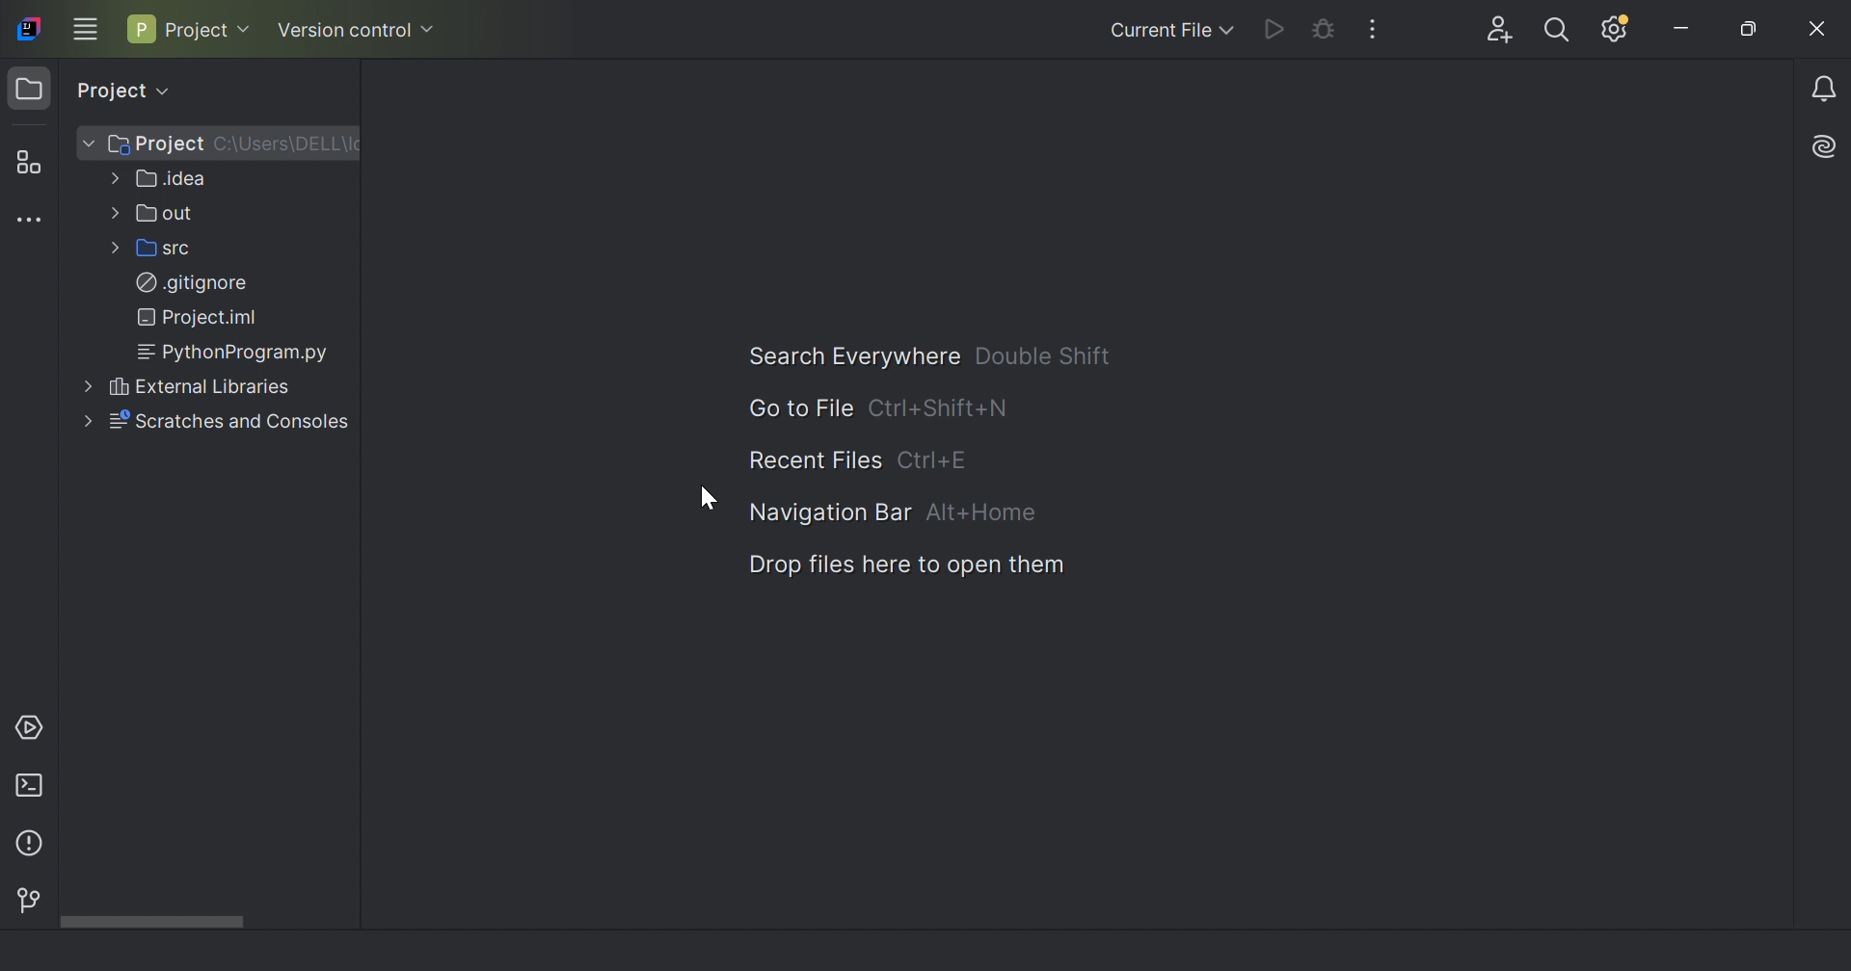 The width and height of the screenshot is (1851, 971). What do you see at coordinates (815, 460) in the screenshot?
I see `Recent file` at bounding box center [815, 460].